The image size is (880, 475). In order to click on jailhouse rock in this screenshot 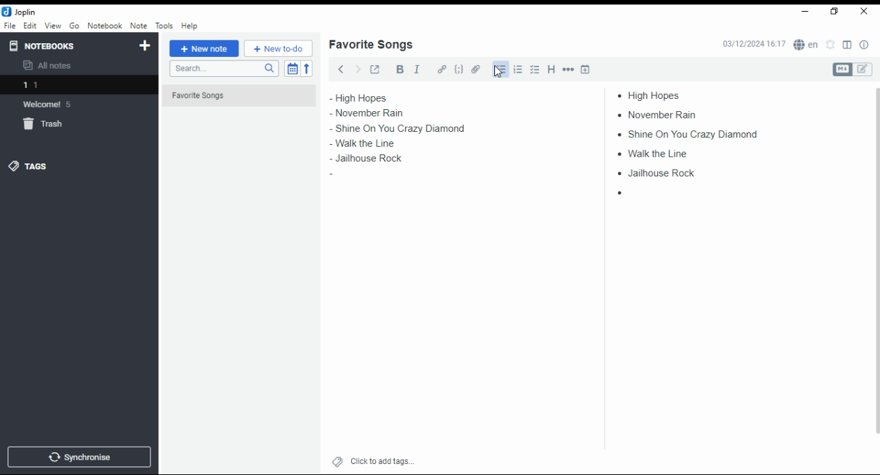, I will do `click(365, 161)`.